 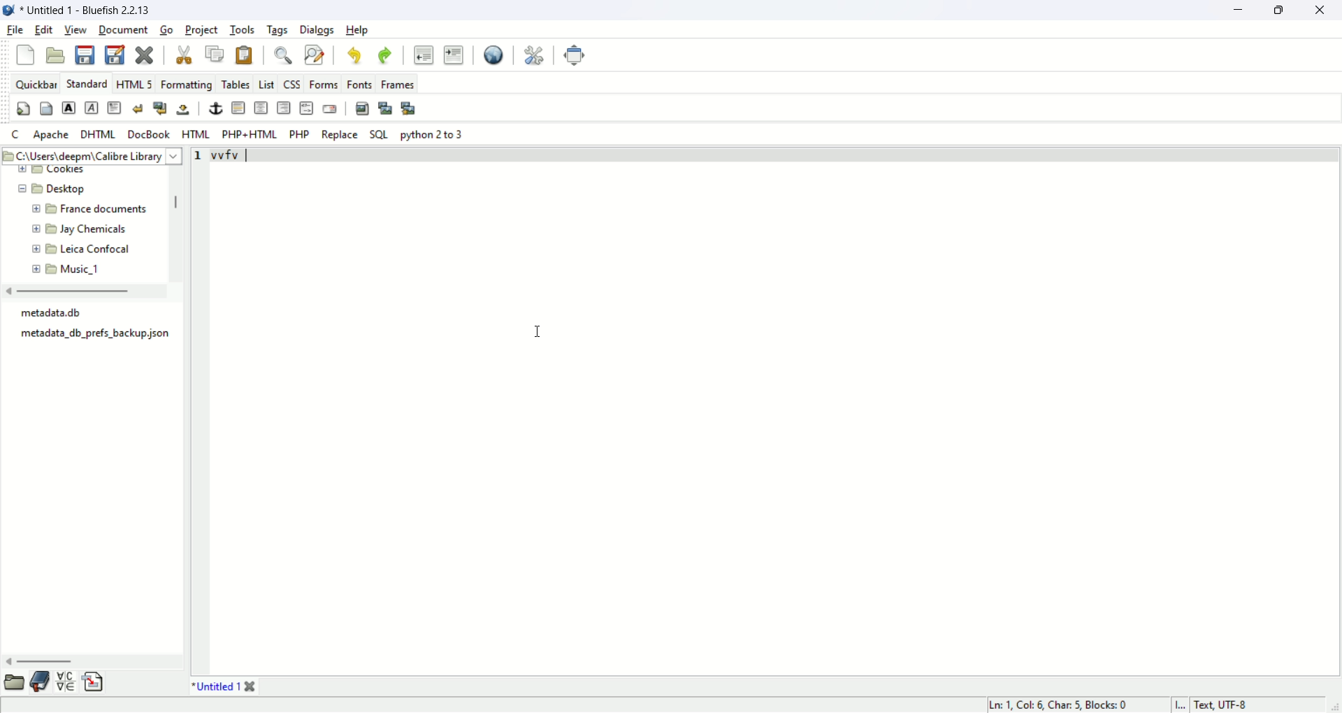 What do you see at coordinates (37, 85) in the screenshot?
I see `quickbar` at bounding box center [37, 85].